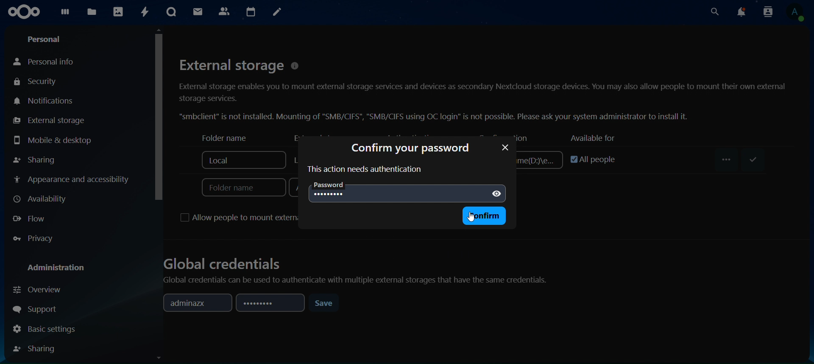 The image size is (814, 364). Describe the element at coordinates (194, 303) in the screenshot. I see `adminazx` at that location.